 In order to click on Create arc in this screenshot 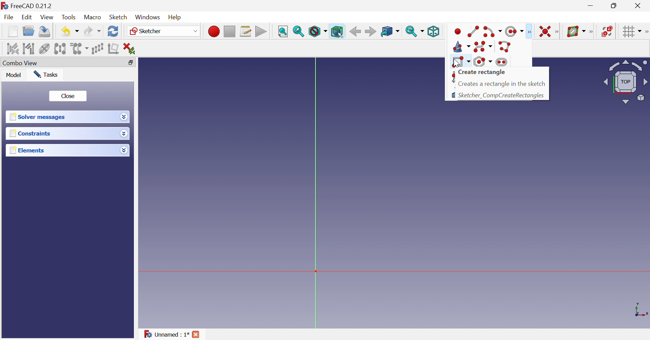, I will do `click(493, 31)`.